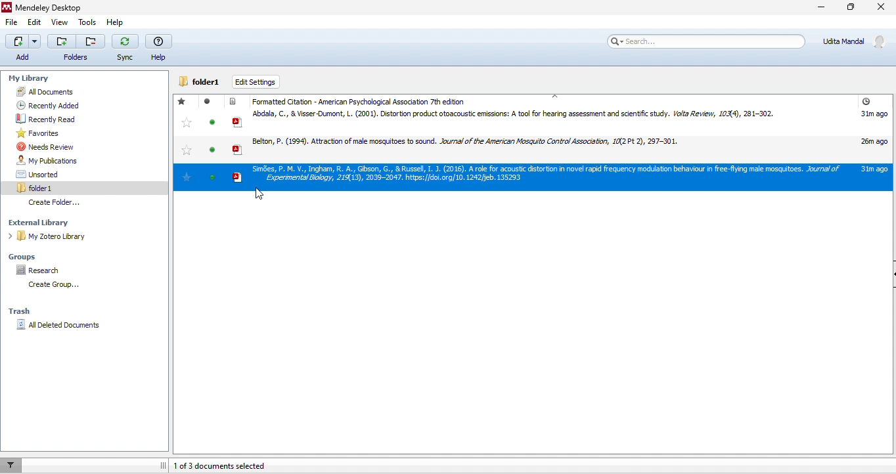 This screenshot has width=896, height=474. What do you see at coordinates (51, 186) in the screenshot?
I see `folder1` at bounding box center [51, 186].